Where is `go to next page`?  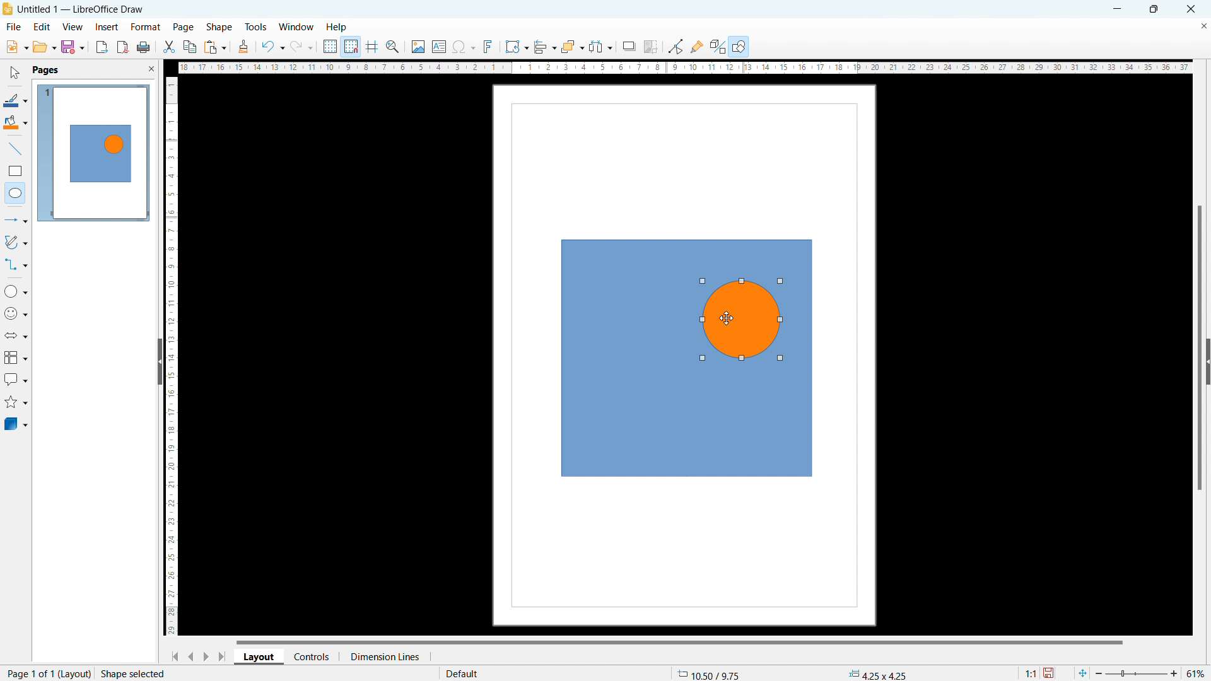
go to next page is located at coordinates (206, 656).